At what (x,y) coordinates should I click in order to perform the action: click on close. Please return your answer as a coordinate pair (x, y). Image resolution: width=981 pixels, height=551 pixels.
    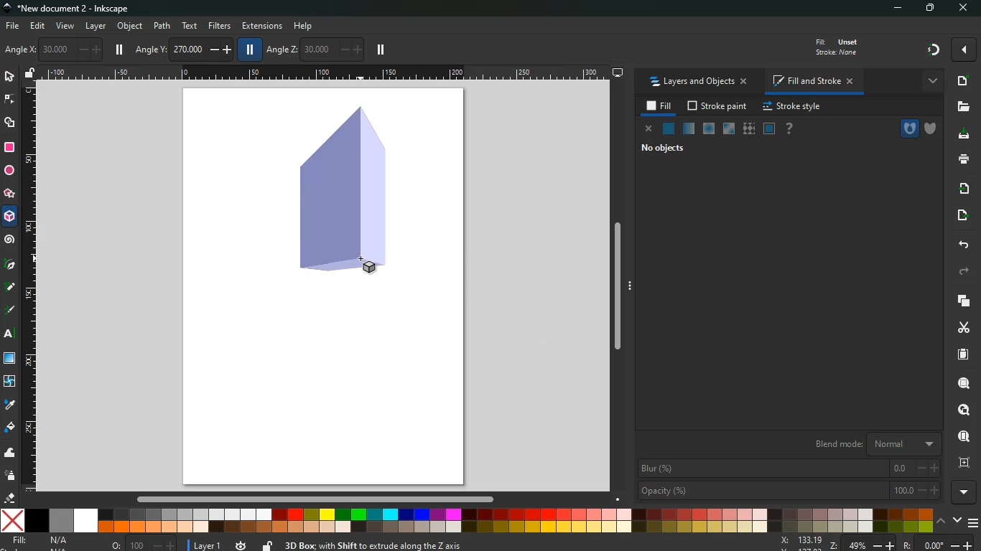
    Looking at the image, I should click on (962, 9).